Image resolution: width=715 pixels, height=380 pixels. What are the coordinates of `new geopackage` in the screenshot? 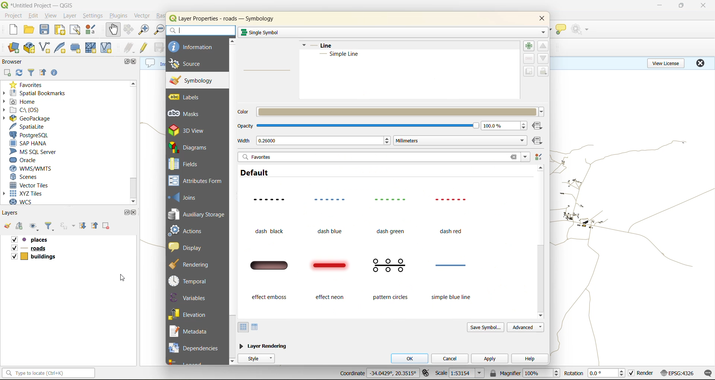 It's located at (29, 48).